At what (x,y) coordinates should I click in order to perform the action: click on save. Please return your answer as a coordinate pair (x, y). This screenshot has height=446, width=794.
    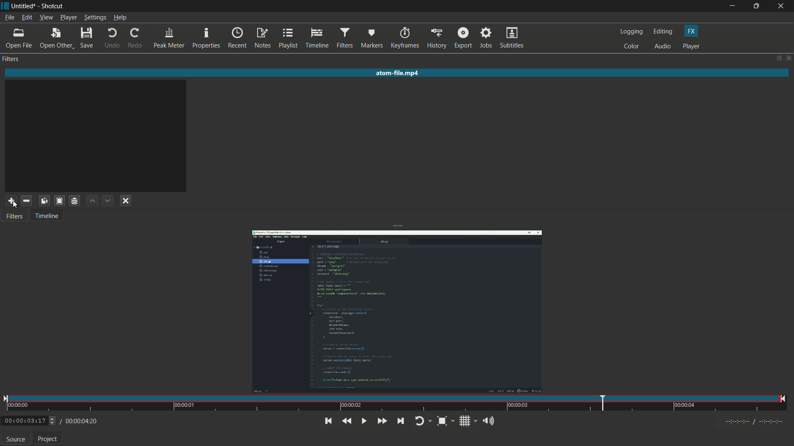
    Looking at the image, I should click on (86, 39).